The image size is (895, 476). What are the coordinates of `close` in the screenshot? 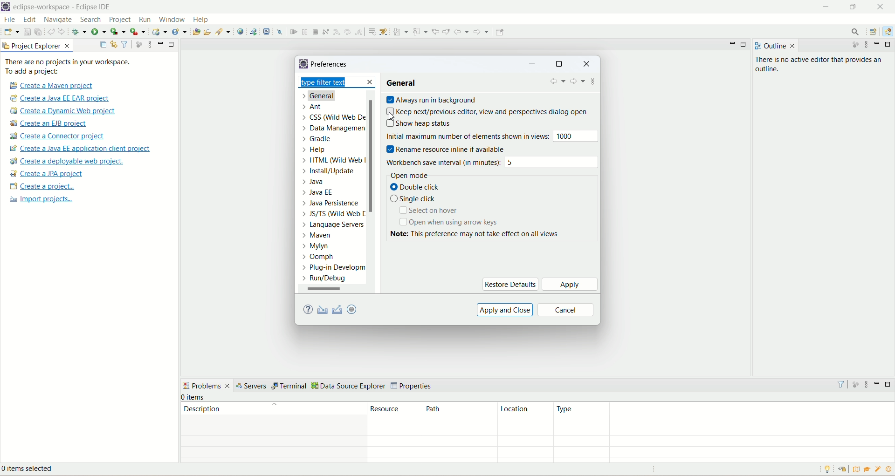 It's located at (586, 65).